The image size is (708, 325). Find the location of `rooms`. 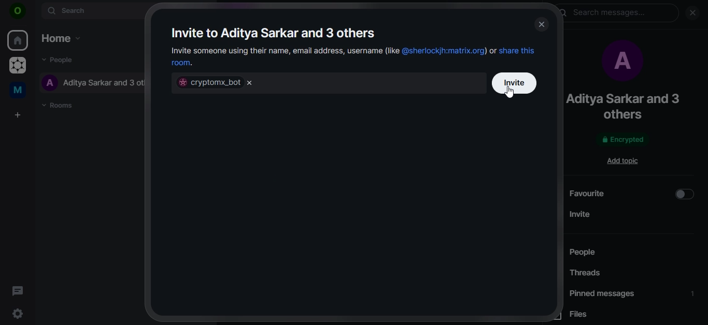

rooms is located at coordinates (60, 105).